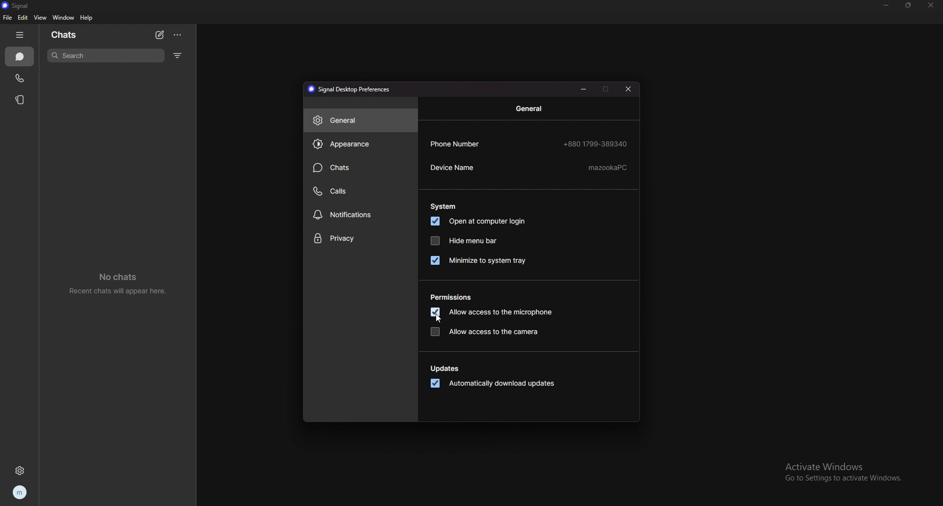  Describe the element at coordinates (606, 89) in the screenshot. I see `maximize` at that location.